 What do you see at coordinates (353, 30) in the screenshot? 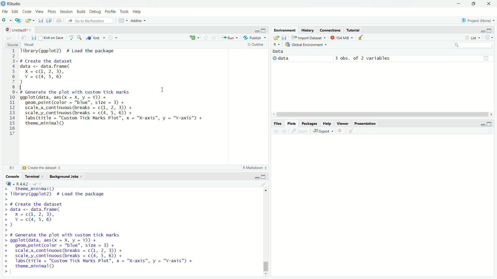
I see `tutorial` at bounding box center [353, 30].